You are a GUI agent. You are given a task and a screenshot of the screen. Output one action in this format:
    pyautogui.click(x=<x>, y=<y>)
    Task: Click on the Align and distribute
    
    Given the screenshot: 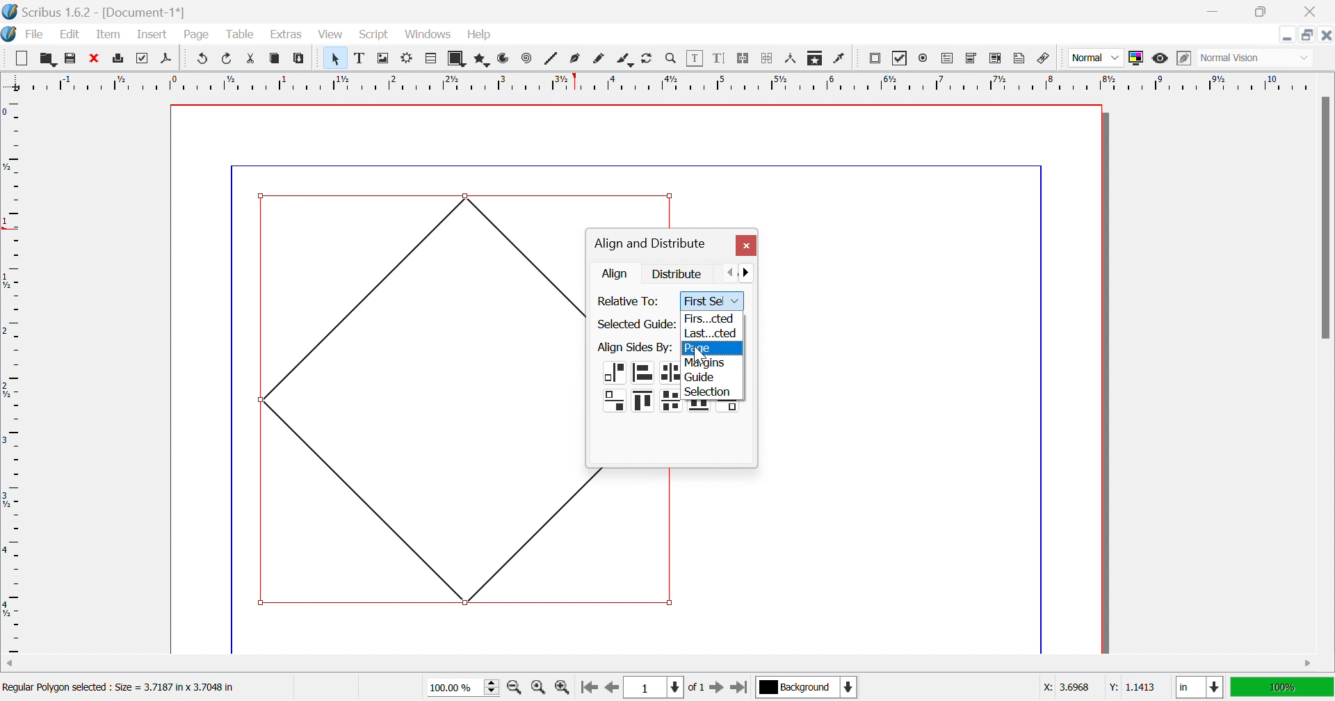 What is the action you would take?
    pyautogui.click(x=649, y=244)
    